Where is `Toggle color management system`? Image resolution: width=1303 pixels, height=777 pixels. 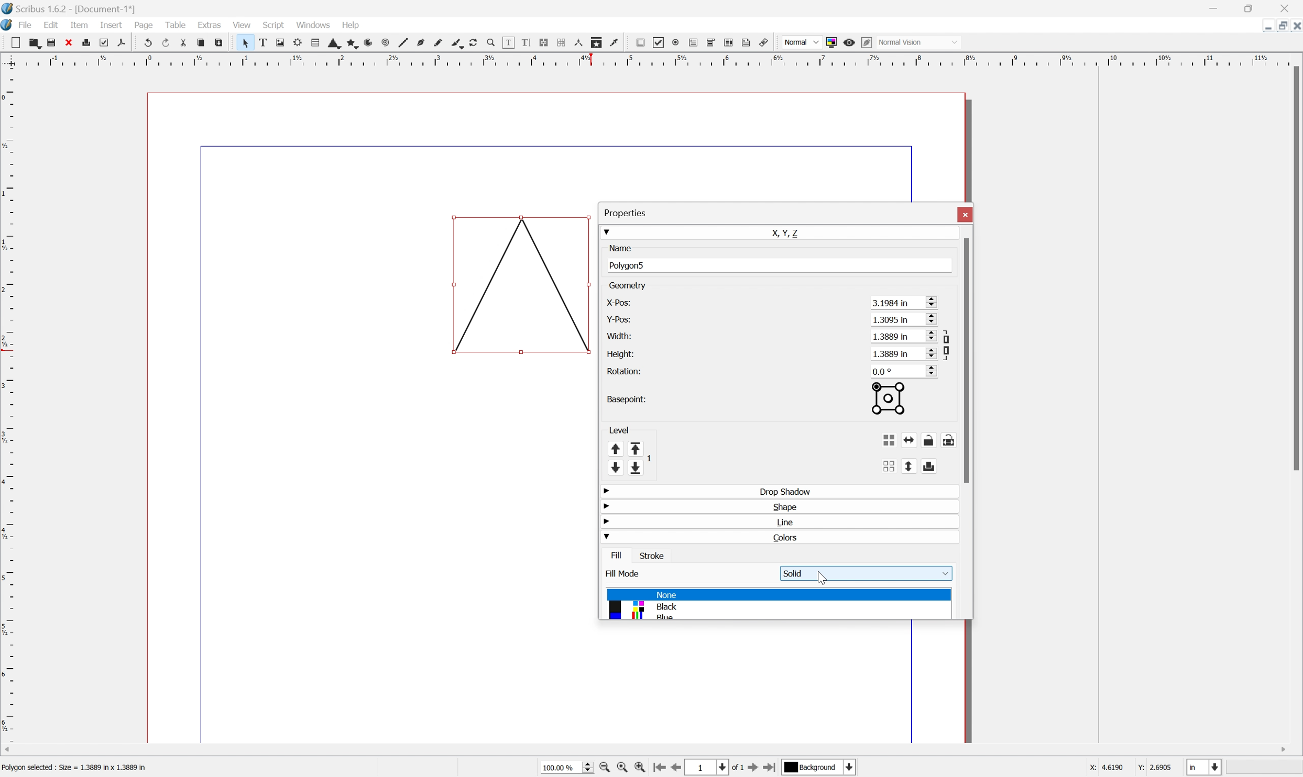
Toggle color management system is located at coordinates (831, 43).